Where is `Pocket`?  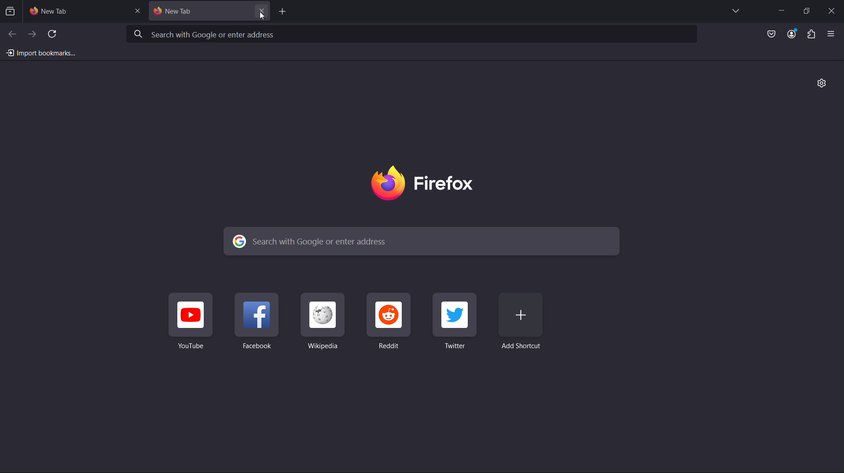 Pocket is located at coordinates (765, 34).